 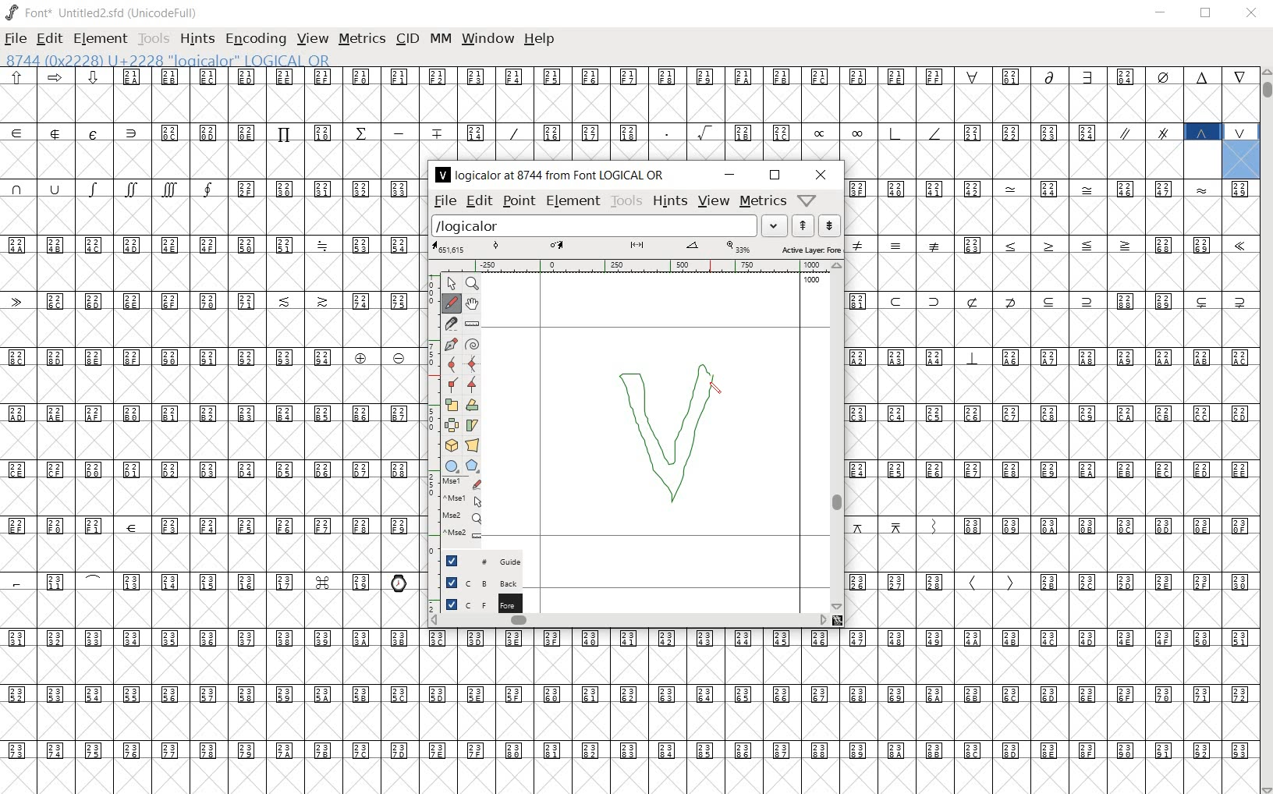 I want to click on pencil tool/cursor navigation, so click(x=719, y=383).